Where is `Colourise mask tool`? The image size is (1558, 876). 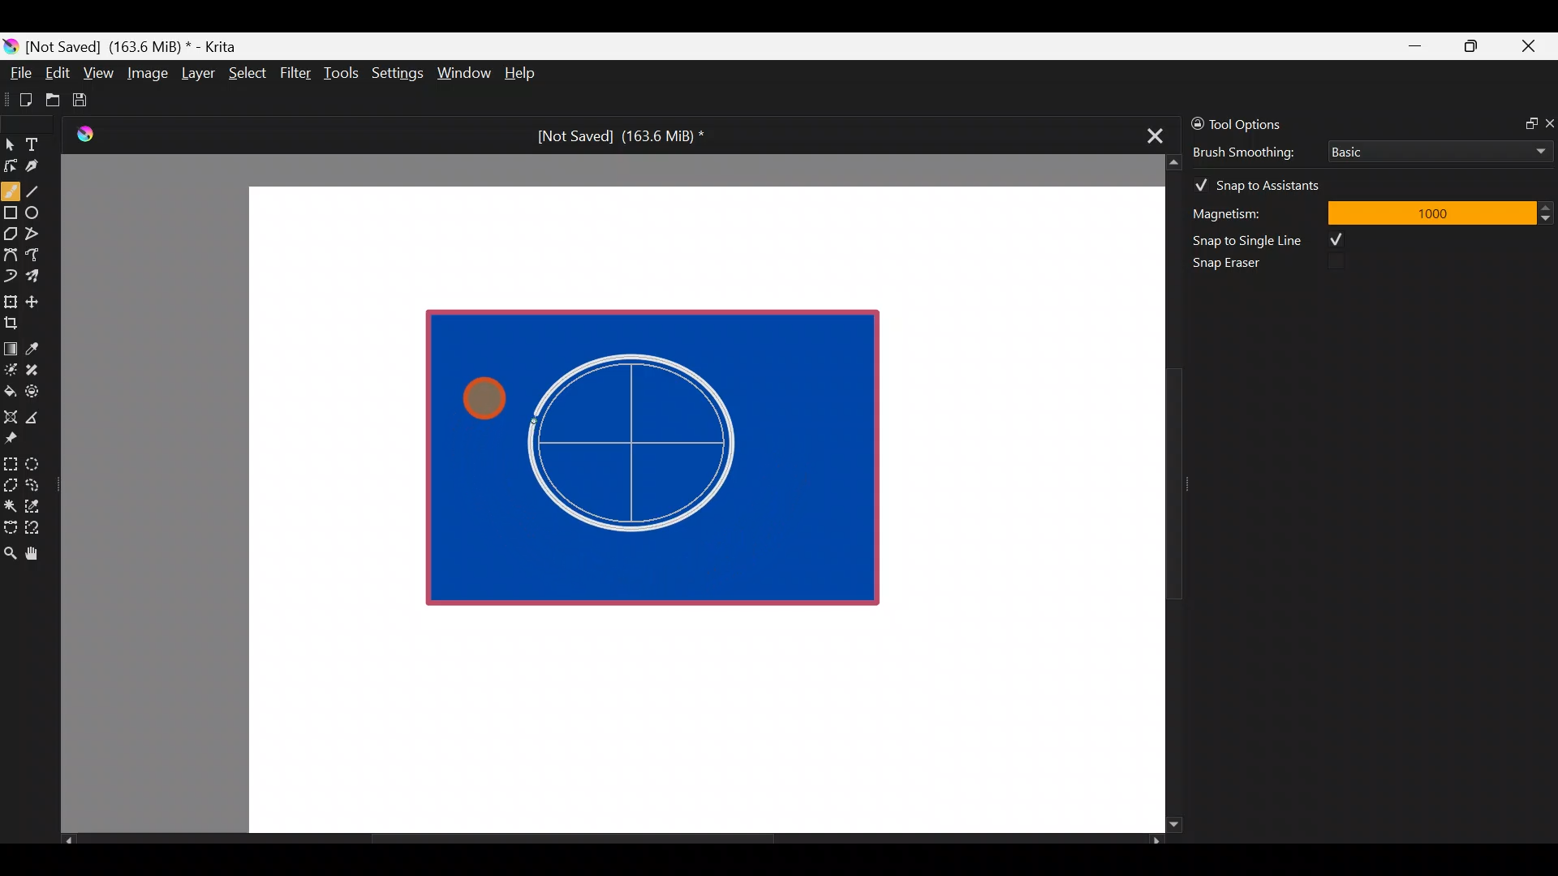
Colourise mask tool is located at coordinates (11, 367).